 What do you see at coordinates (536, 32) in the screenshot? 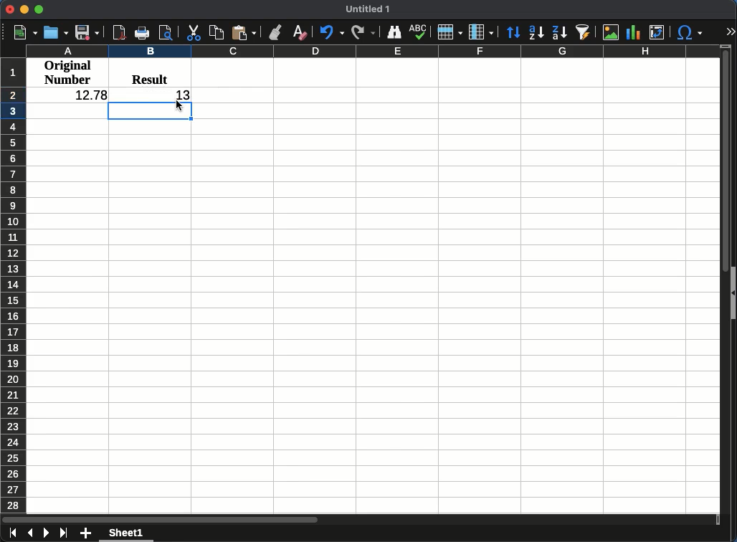
I see `ascending` at bounding box center [536, 32].